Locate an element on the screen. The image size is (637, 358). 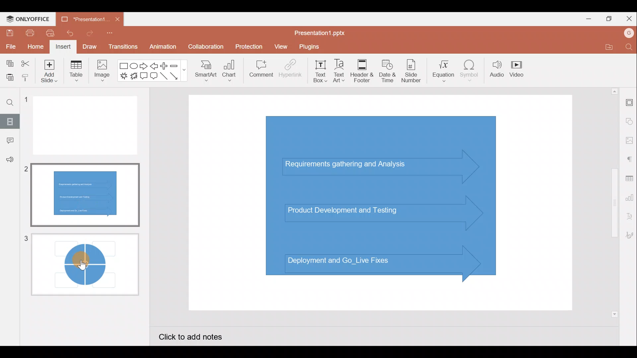
Animation is located at coordinates (162, 46).